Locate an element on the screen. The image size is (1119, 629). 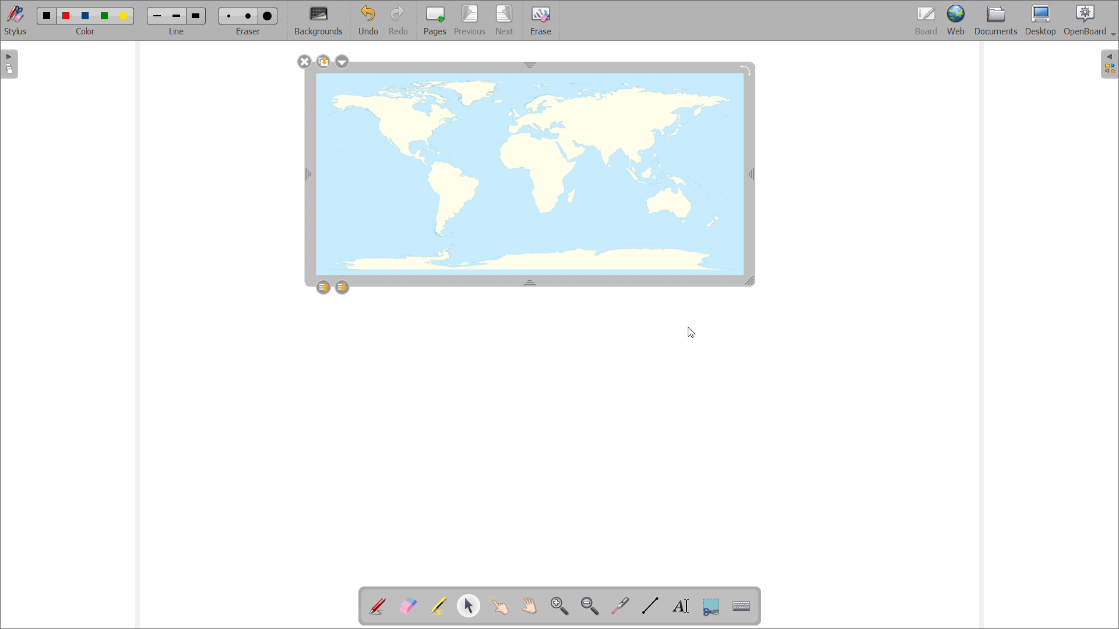
scroll page is located at coordinates (530, 605).